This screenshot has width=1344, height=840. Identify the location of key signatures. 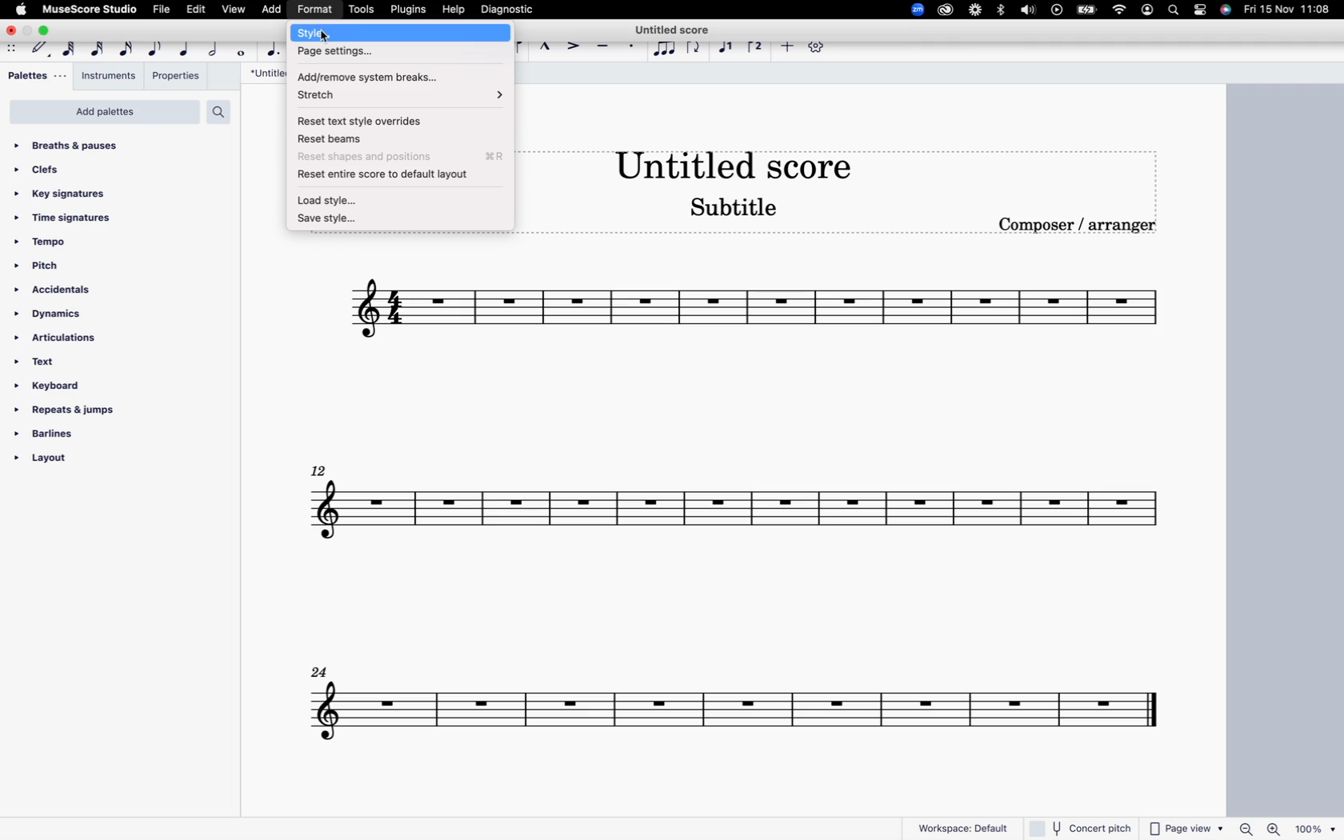
(66, 194).